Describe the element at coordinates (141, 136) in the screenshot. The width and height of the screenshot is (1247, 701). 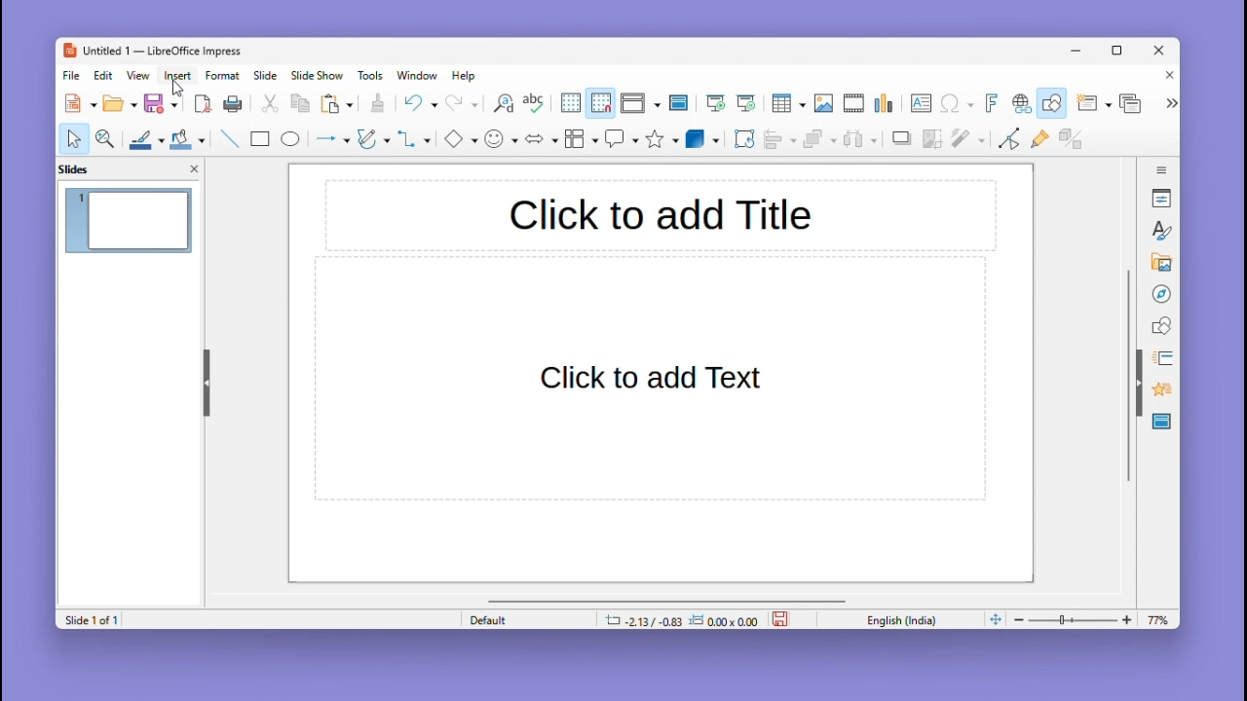
I see `Brush` at that location.